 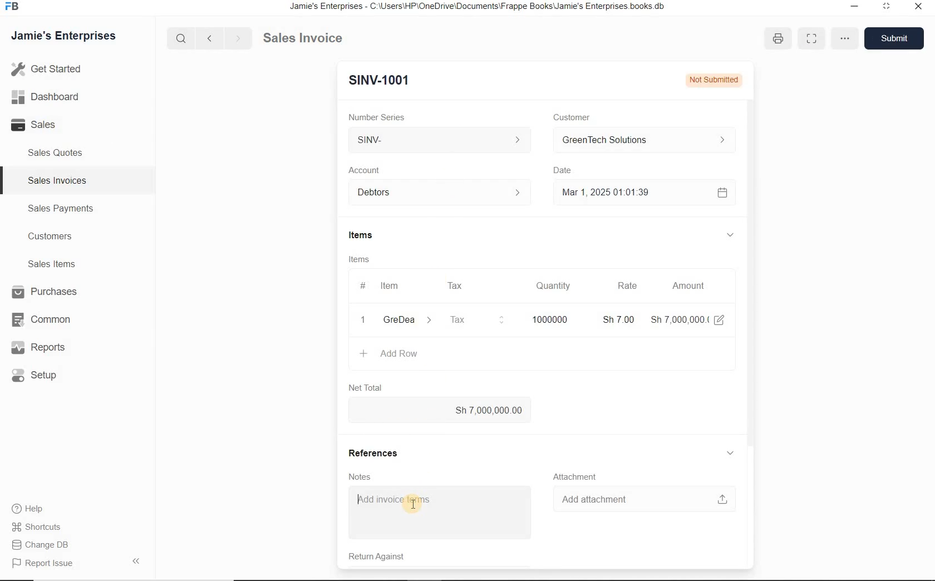 What do you see at coordinates (42, 376) in the screenshot?
I see `Setup` at bounding box center [42, 376].